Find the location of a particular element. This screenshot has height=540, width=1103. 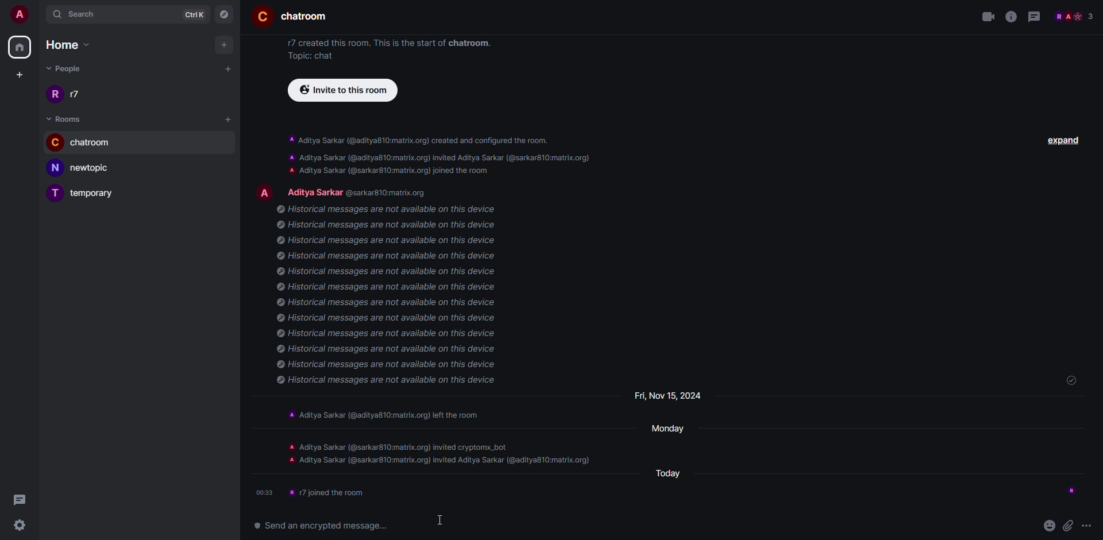

people is located at coordinates (71, 70).